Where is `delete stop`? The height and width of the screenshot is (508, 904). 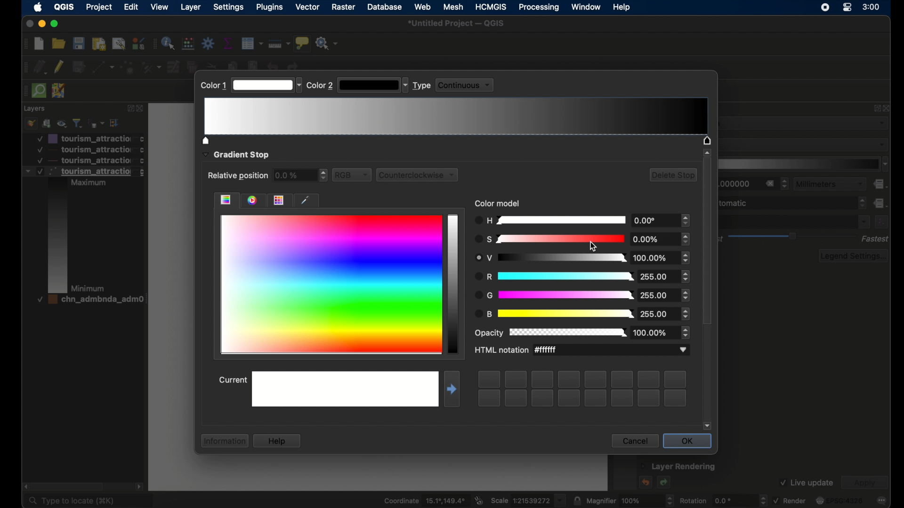
delete stop is located at coordinates (673, 176).